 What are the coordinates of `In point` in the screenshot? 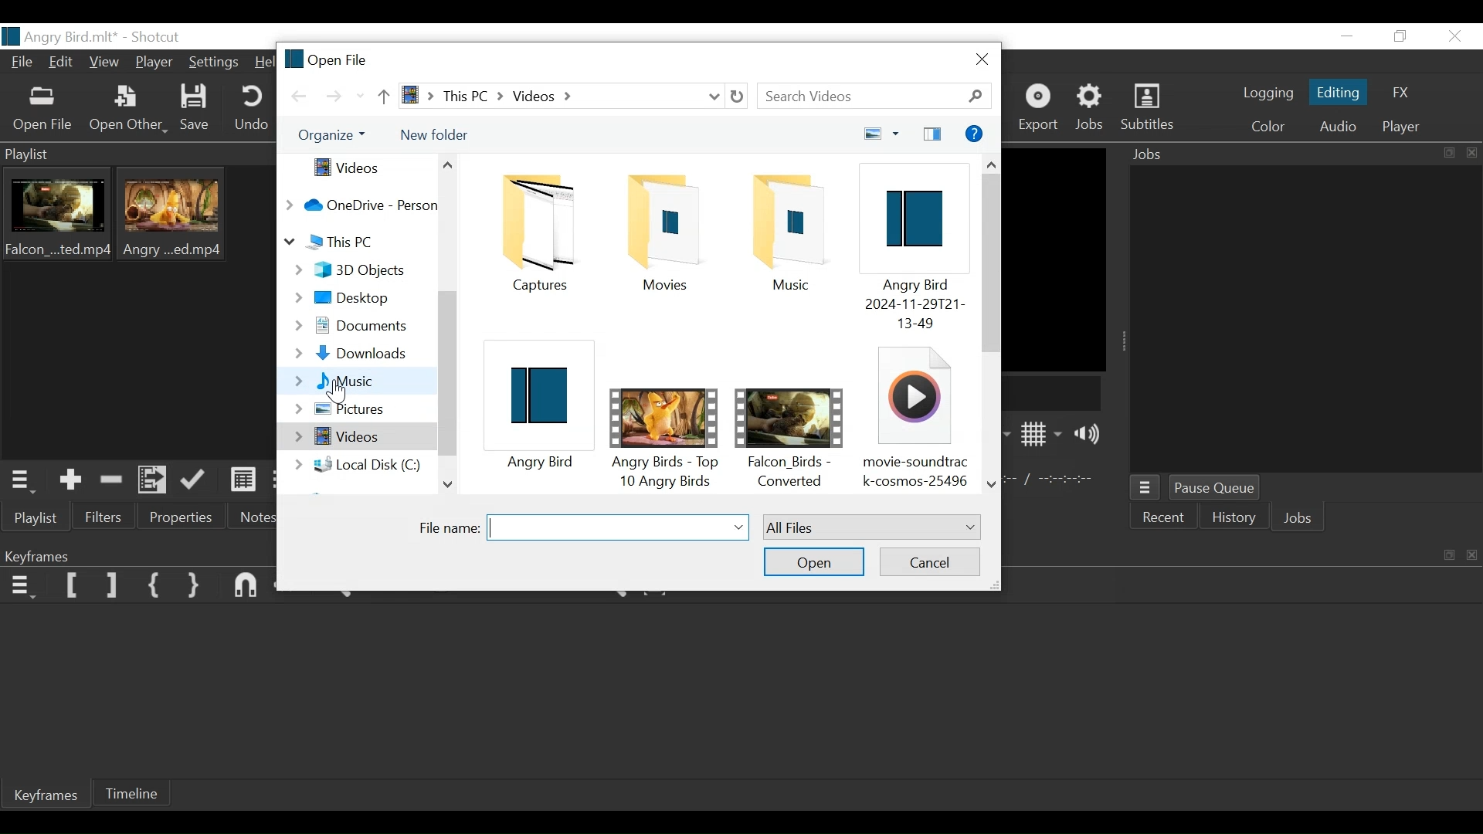 It's located at (1053, 480).